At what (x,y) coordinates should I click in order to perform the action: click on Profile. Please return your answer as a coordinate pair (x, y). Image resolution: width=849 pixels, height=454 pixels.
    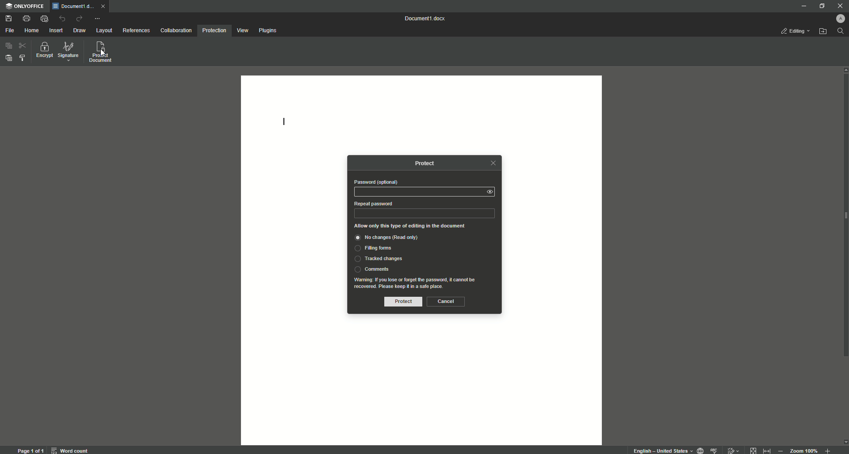
    Looking at the image, I should click on (842, 17).